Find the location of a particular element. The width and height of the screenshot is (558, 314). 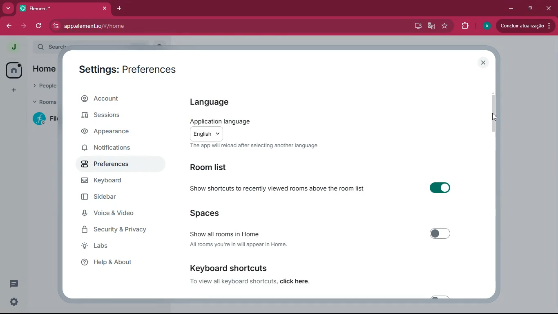

scroll bar is located at coordinates (493, 114).